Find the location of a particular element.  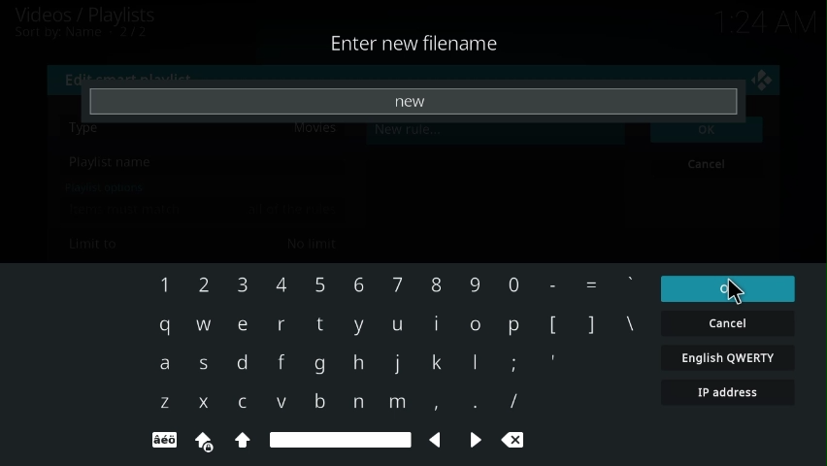

0 is located at coordinates (513, 285).